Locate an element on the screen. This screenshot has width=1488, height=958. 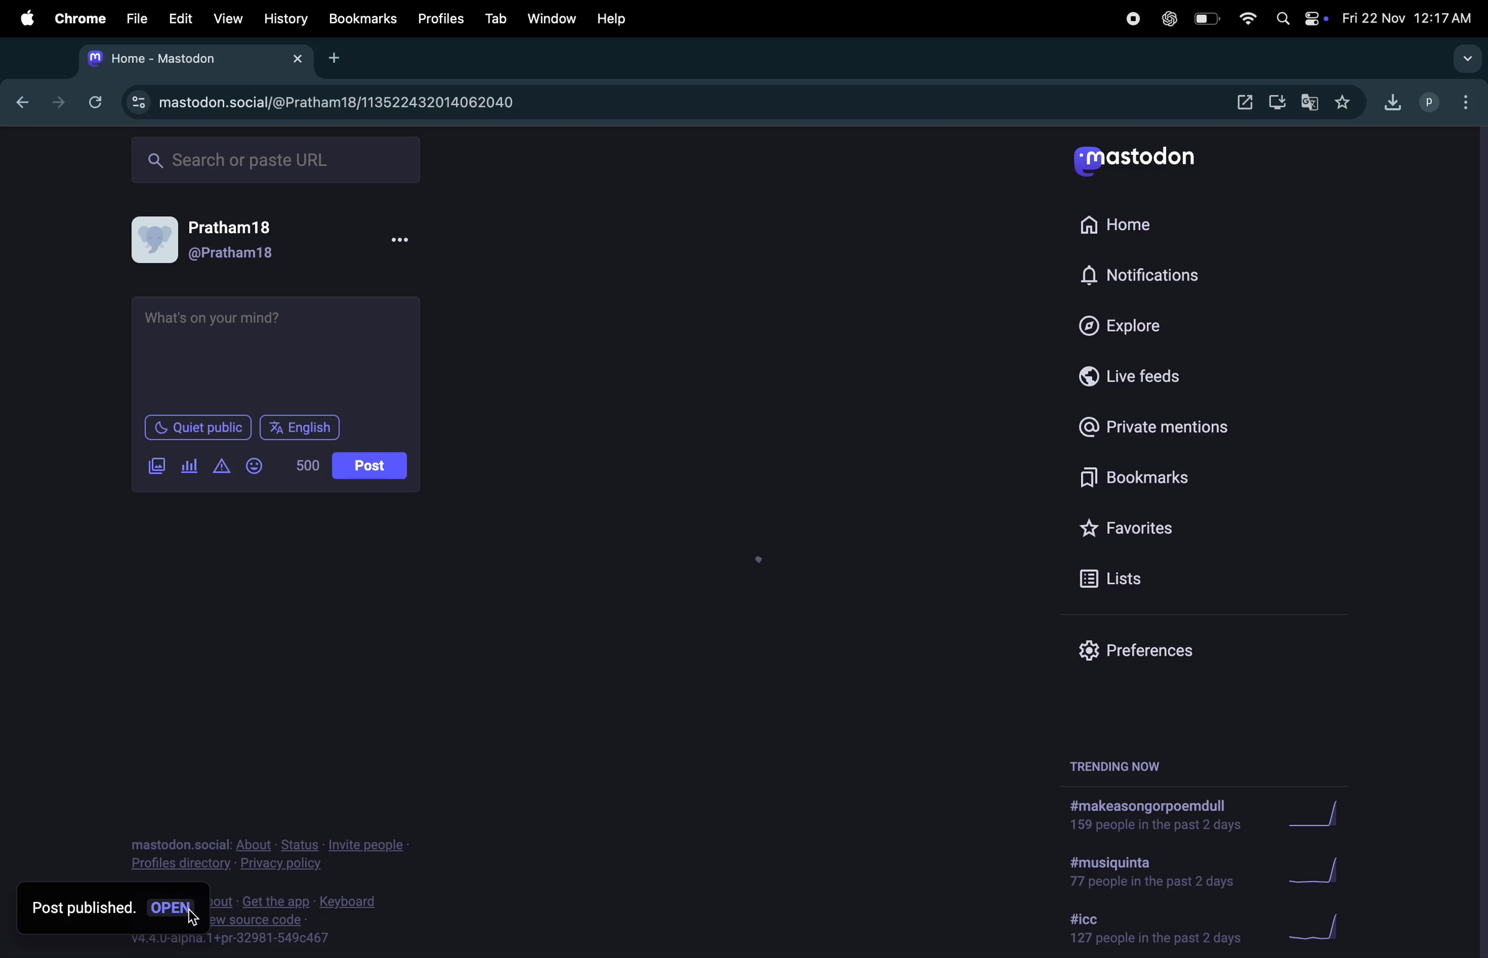
options is located at coordinates (1463, 101).